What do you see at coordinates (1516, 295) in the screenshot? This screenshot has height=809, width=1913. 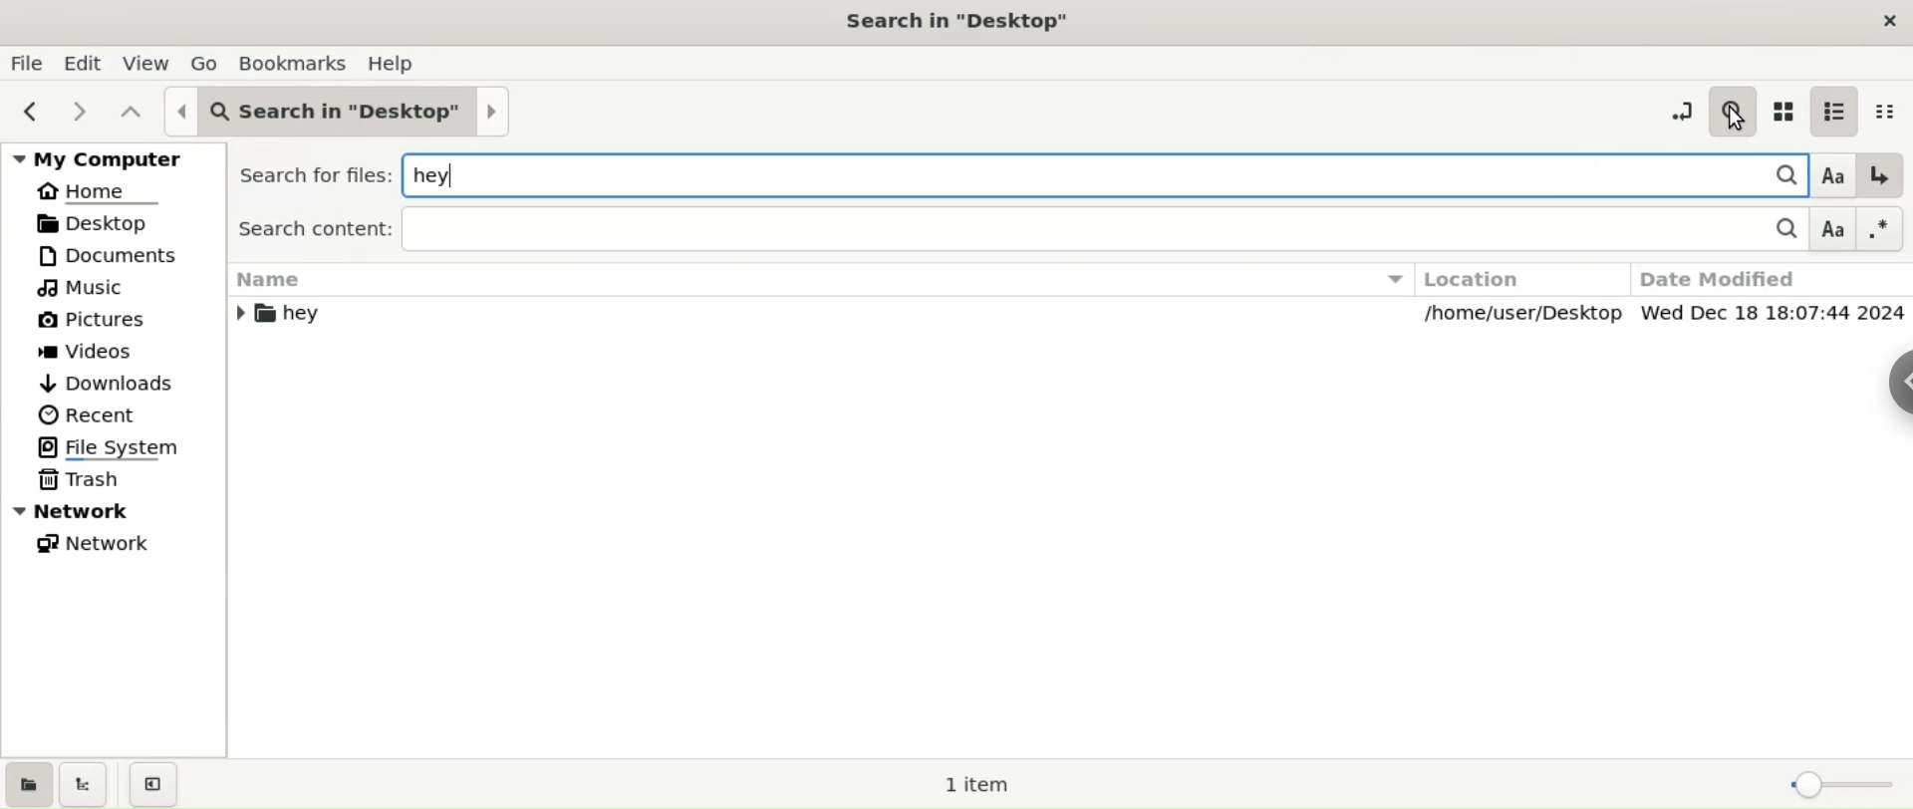 I see `Location
/home/user/Desktop` at bounding box center [1516, 295].